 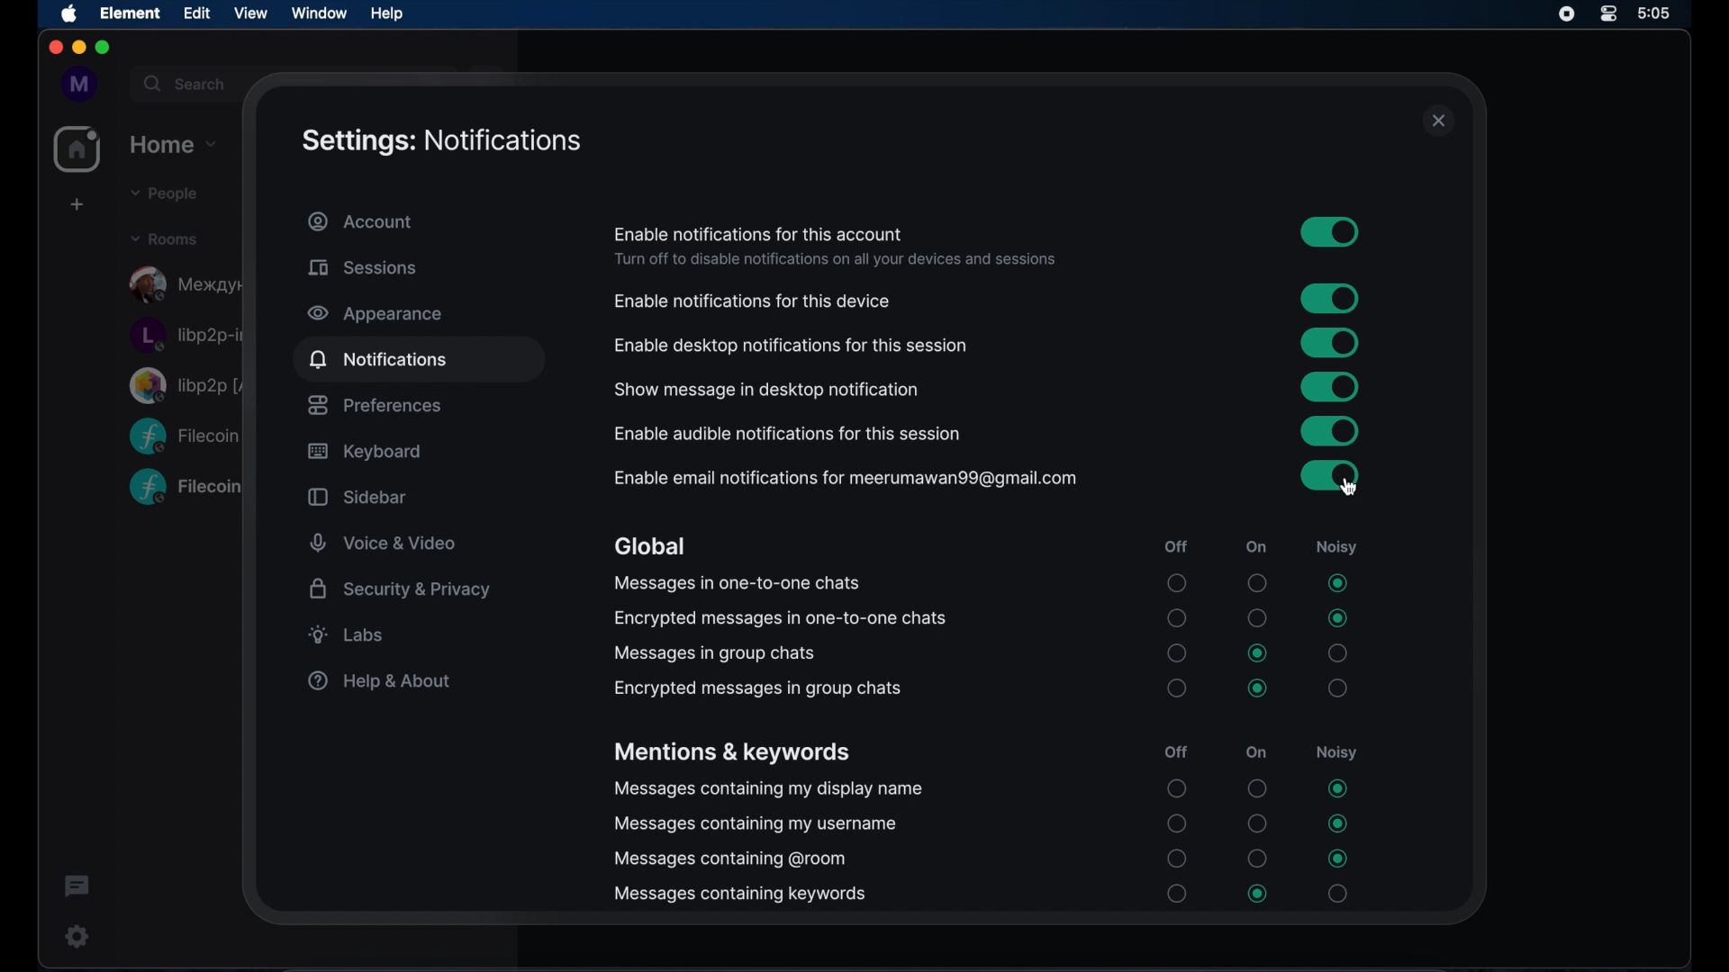 I want to click on radio button, so click(x=1258, y=859).